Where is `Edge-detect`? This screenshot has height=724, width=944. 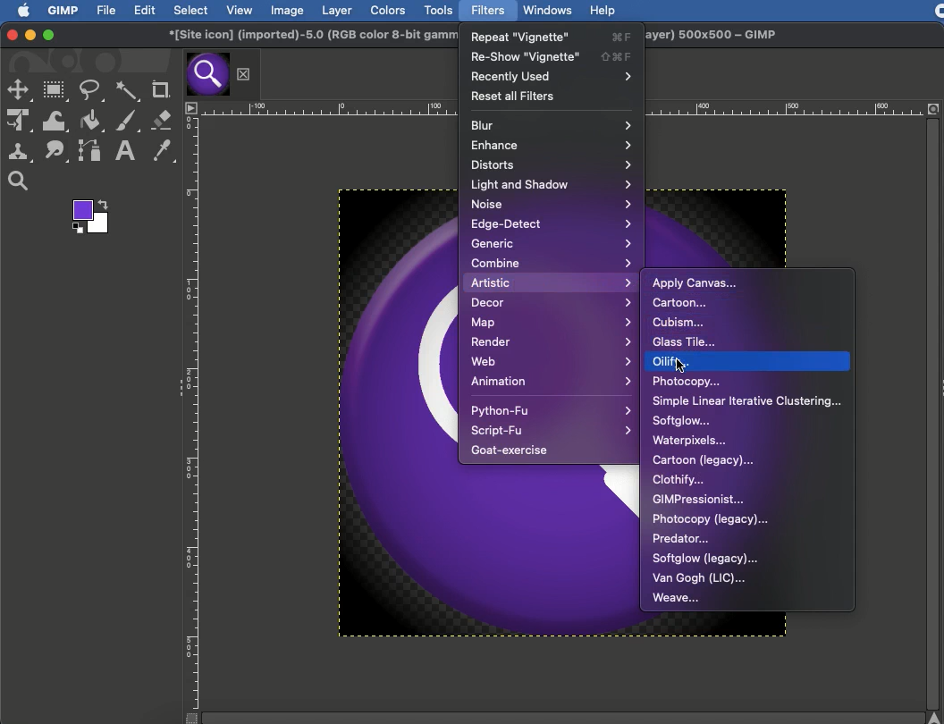
Edge-detect is located at coordinates (552, 223).